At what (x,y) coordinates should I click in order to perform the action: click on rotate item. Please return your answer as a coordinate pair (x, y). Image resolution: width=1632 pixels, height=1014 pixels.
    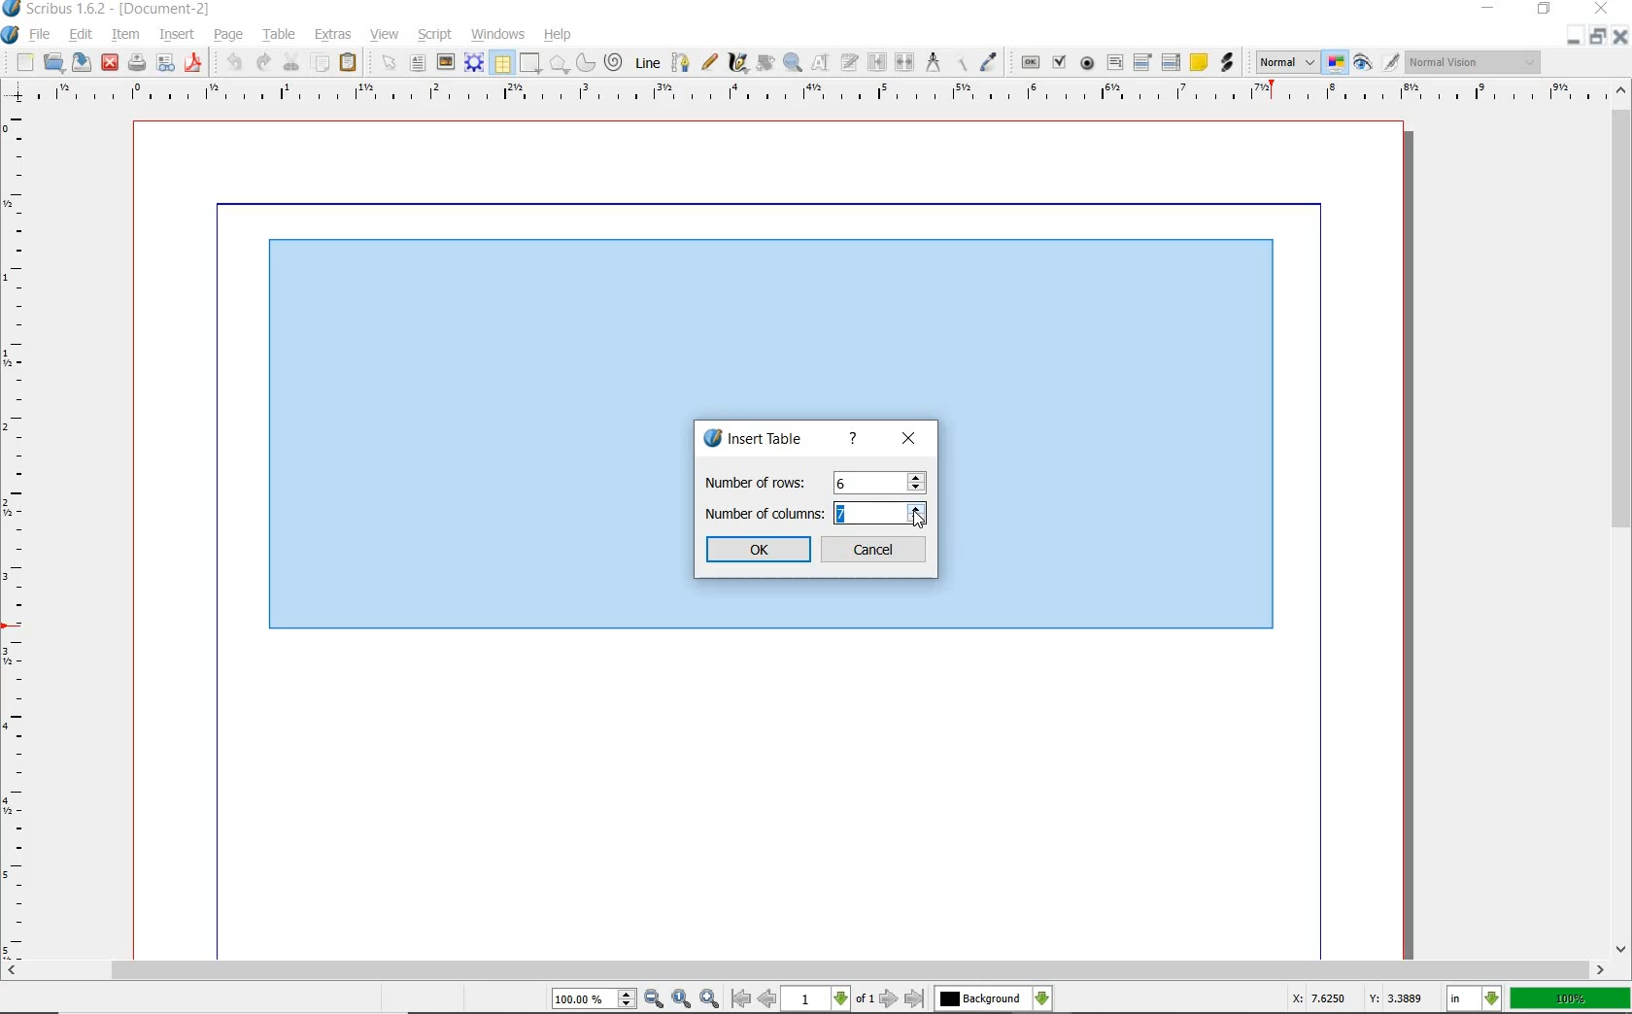
    Looking at the image, I should click on (765, 64).